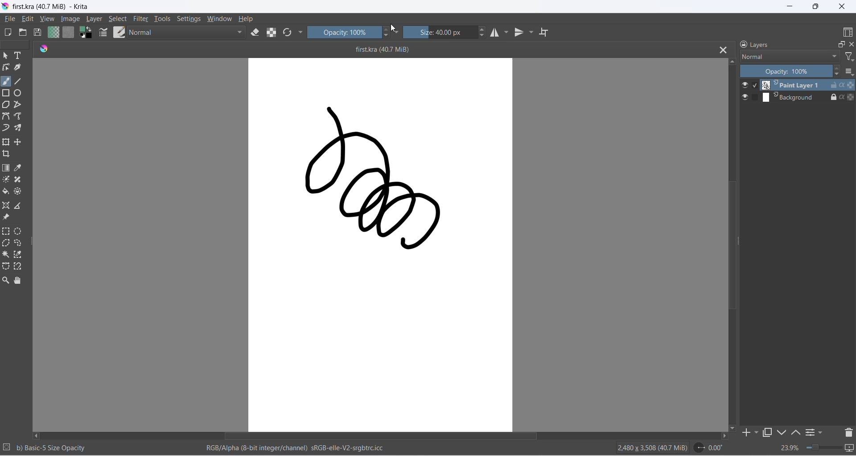  Describe the element at coordinates (95, 19) in the screenshot. I see `layer` at that location.